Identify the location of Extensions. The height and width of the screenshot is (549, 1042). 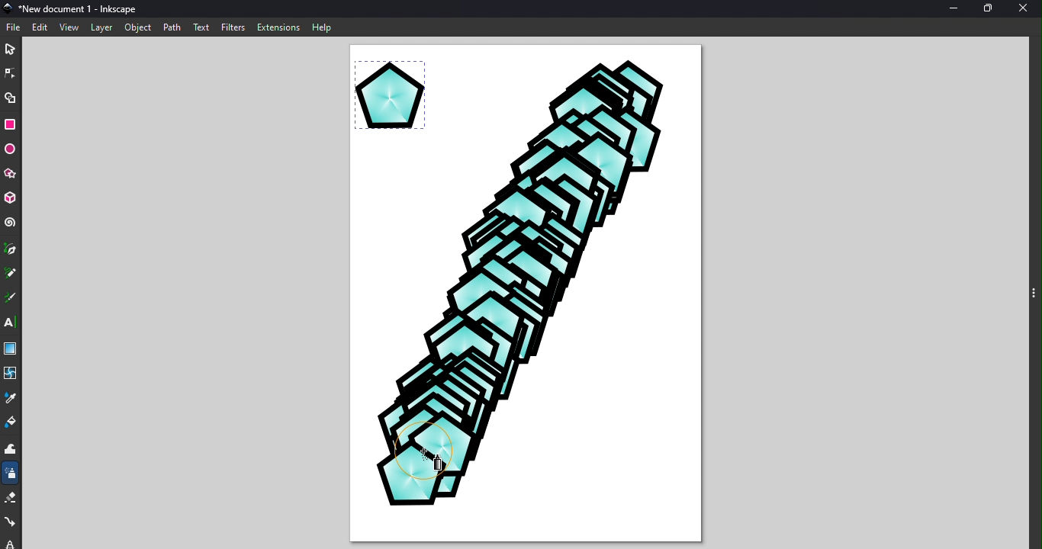
(277, 27).